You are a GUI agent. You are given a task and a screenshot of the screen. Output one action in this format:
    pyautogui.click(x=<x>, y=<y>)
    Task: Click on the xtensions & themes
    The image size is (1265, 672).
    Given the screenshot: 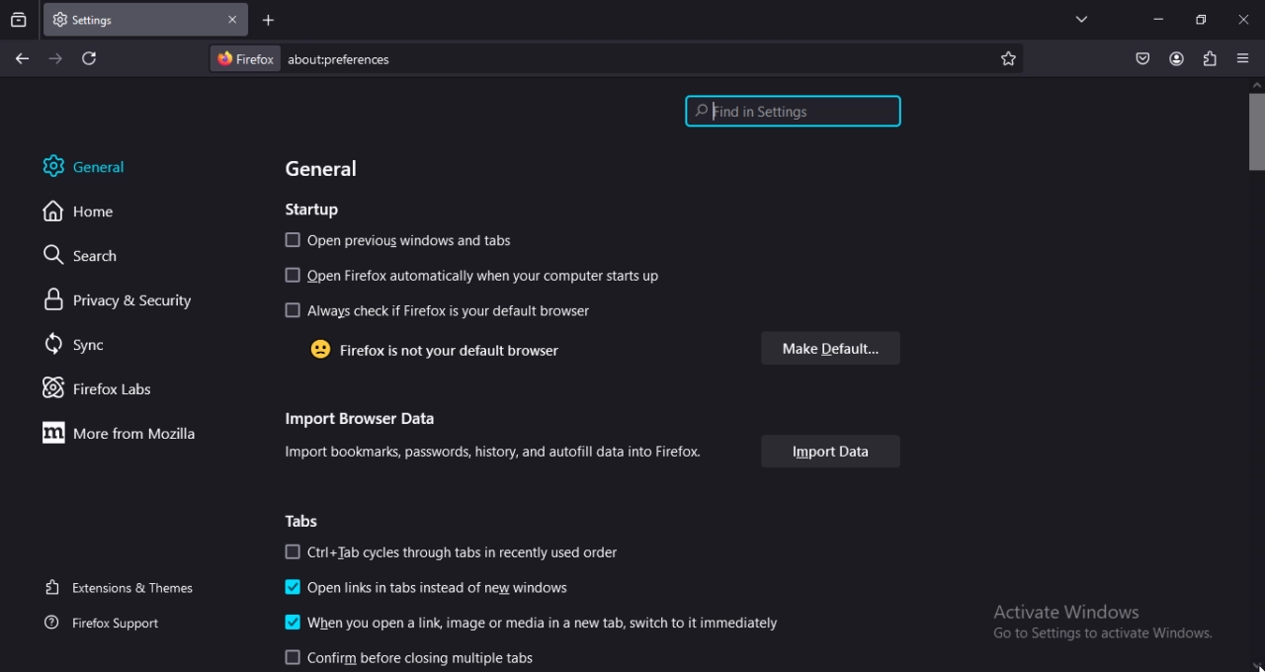 What is the action you would take?
    pyautogui.click(x=125, y=587)
    